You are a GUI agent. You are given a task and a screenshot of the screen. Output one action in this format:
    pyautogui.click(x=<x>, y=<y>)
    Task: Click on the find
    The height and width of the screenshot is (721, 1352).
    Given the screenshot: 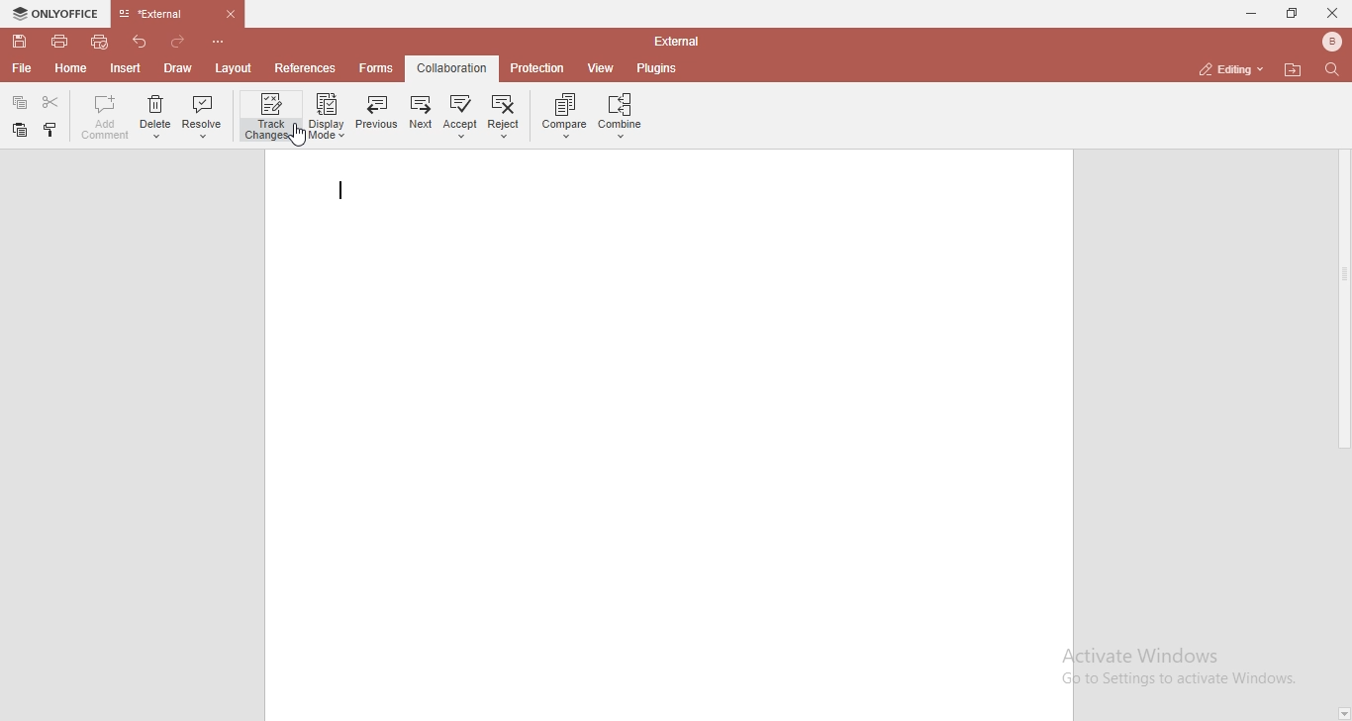 What is the action you would take?
    pyautogui.click(x=1334, y=70)
    